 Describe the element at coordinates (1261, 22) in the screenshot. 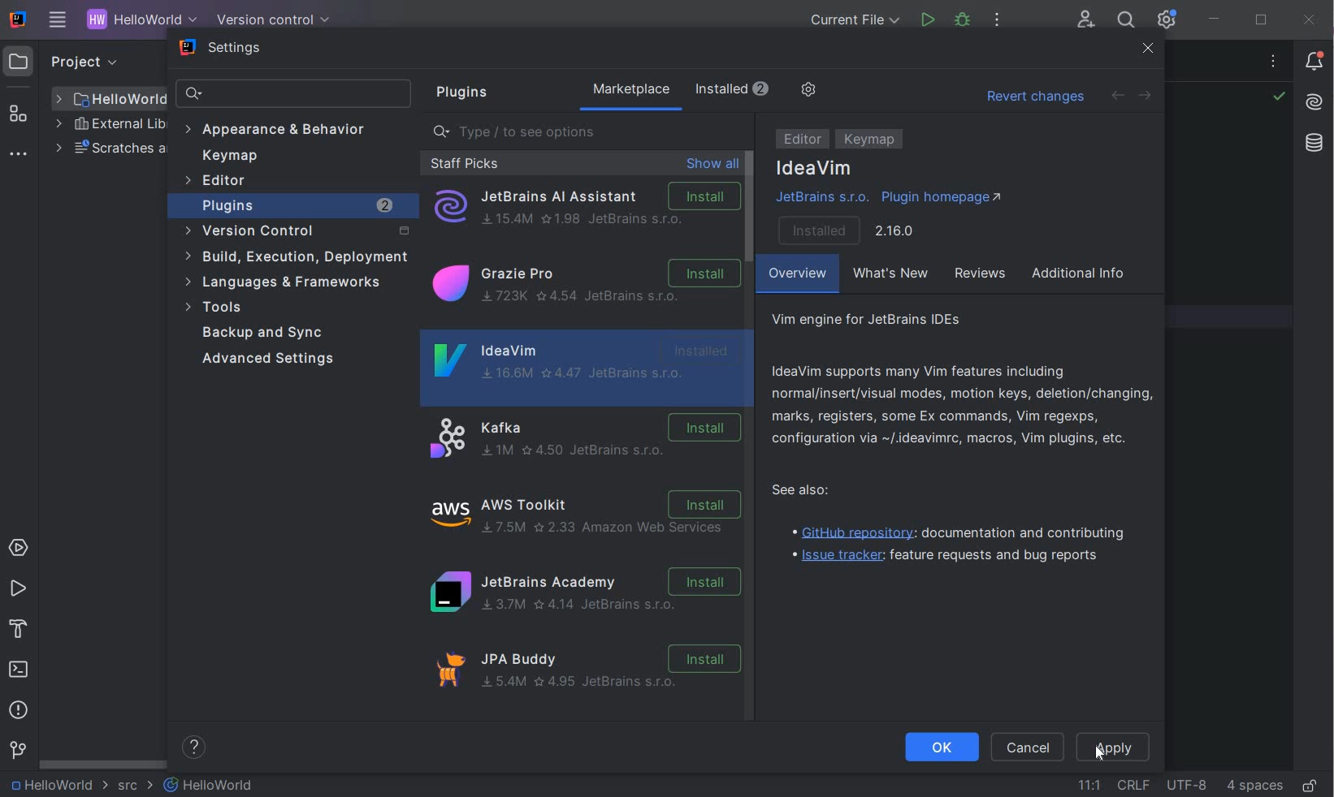

I see `RESTORE DOWN` at that location.